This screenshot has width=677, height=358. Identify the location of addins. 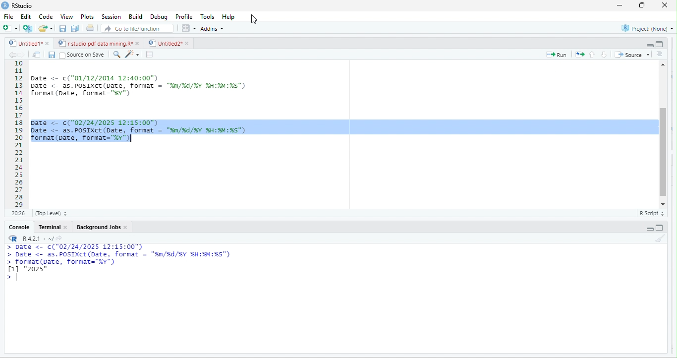
(212, 29).